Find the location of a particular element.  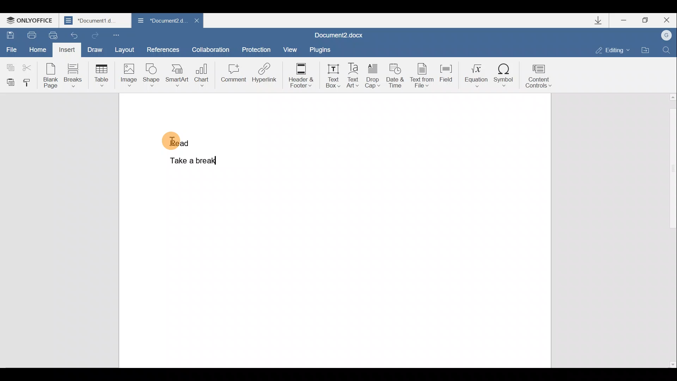

Redo is located at coordinates (95, 35).